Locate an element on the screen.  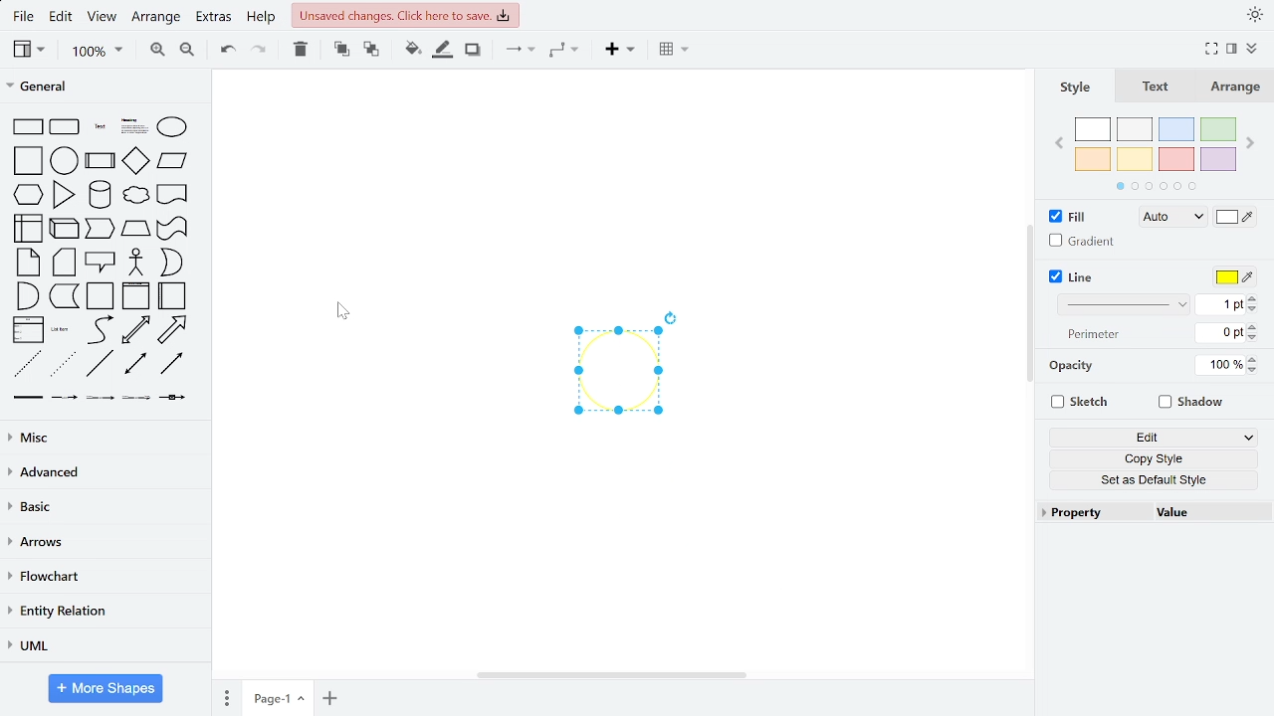
advanced is located at coordinates (104, 472).